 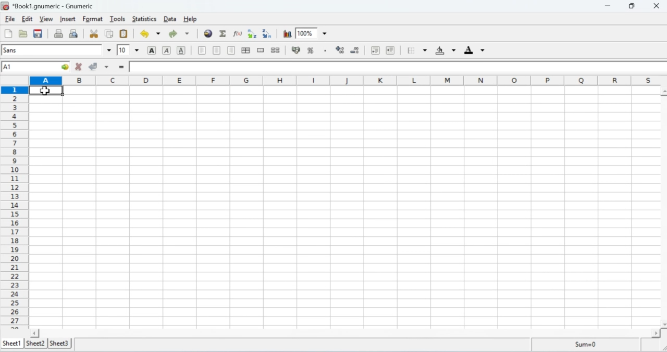 I want to click on Edit, so click(x=28, y=18).